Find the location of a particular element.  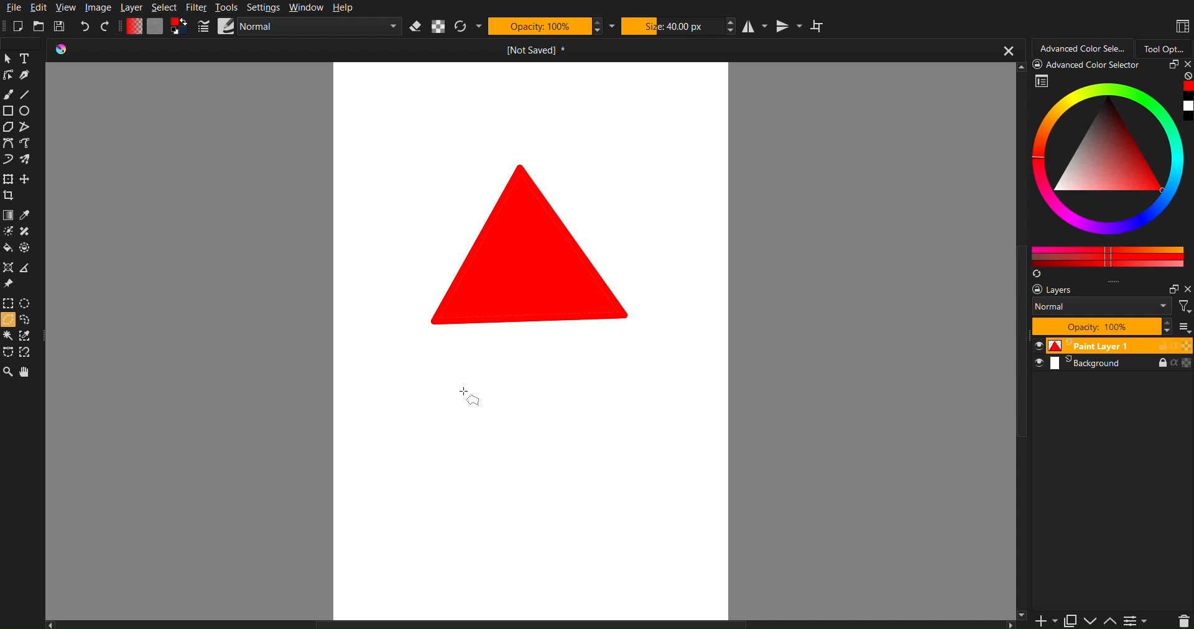

Filter is located at coordinates (198, 7).